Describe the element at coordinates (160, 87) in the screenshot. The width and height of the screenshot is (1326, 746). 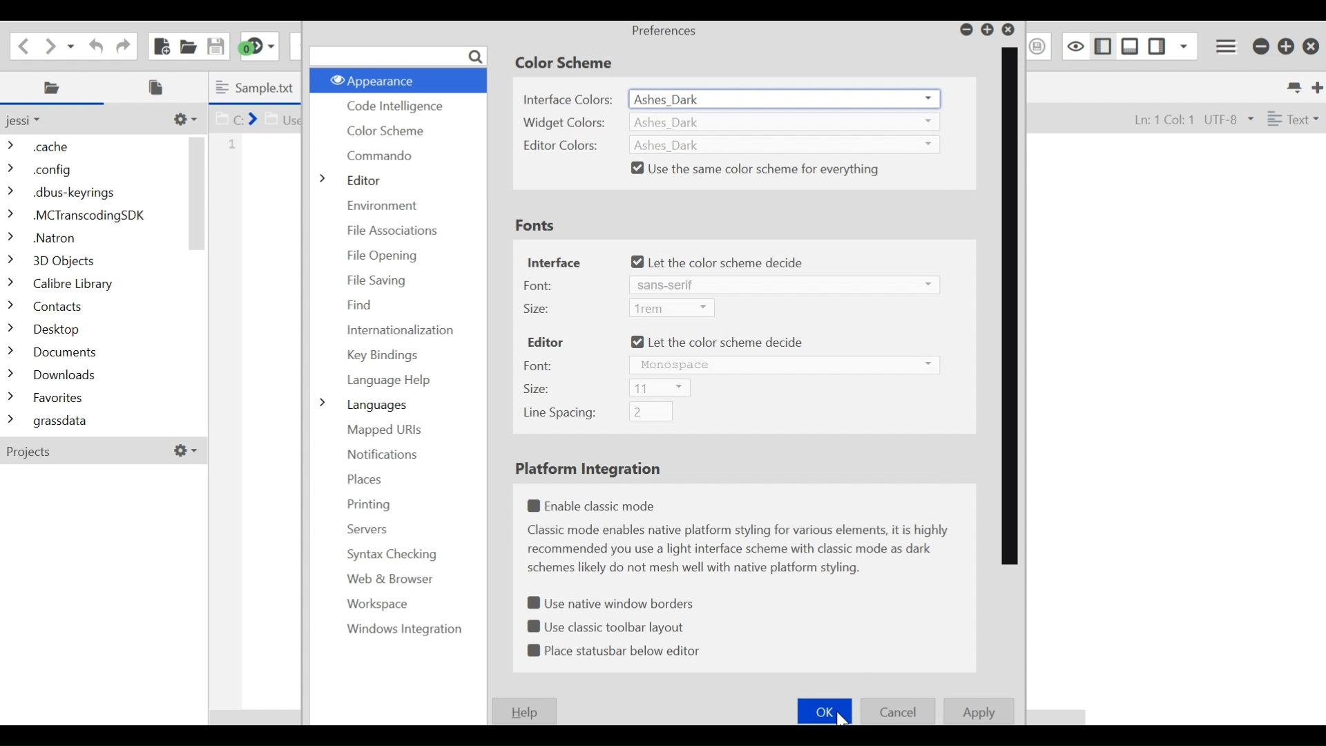
I see `Open Files` at that location.